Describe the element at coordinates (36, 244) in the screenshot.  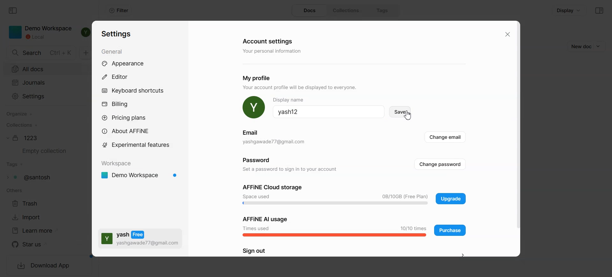
I see `Star us` at that location.